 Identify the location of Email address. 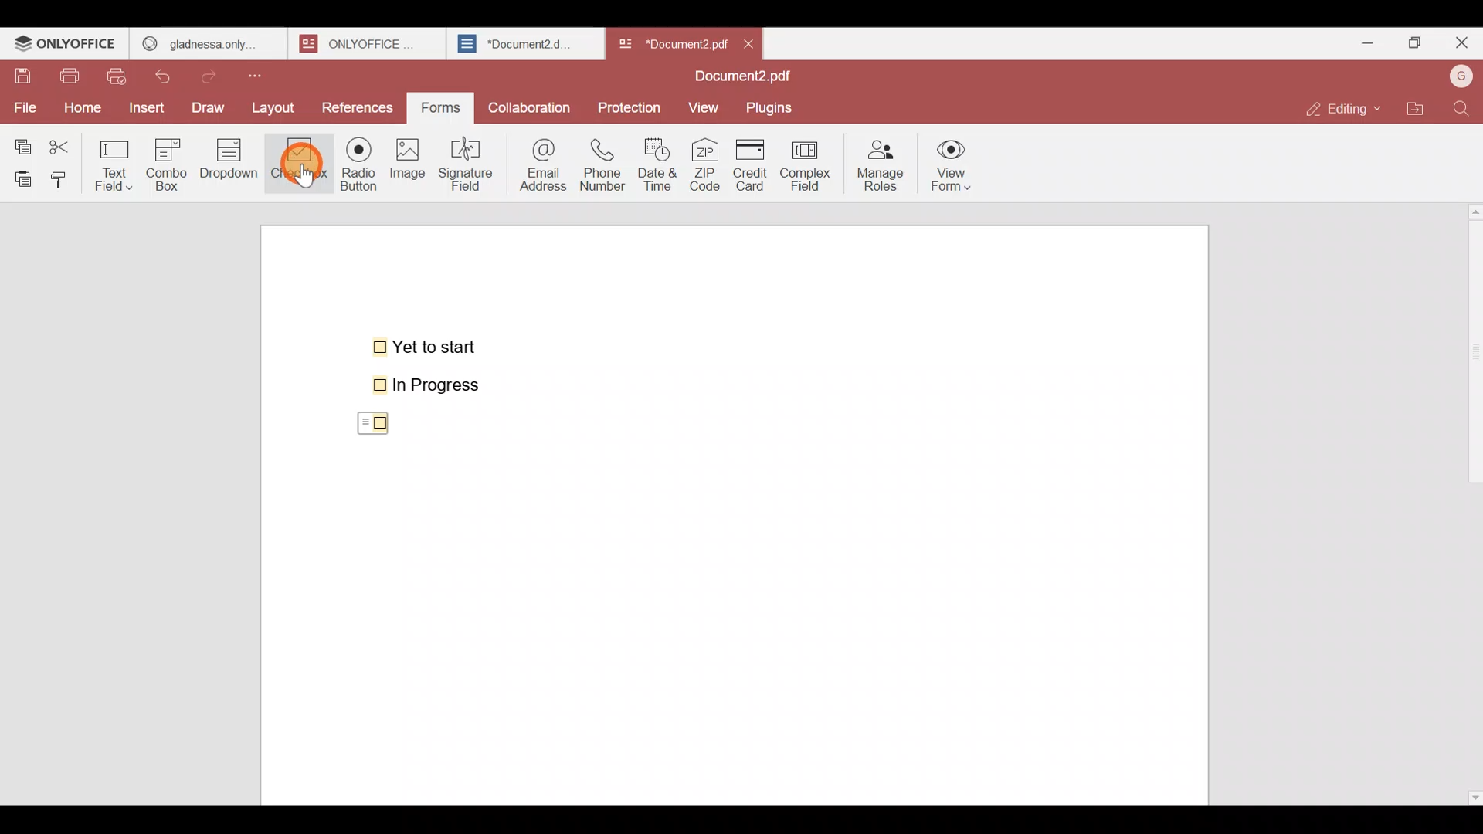
(540, 163).